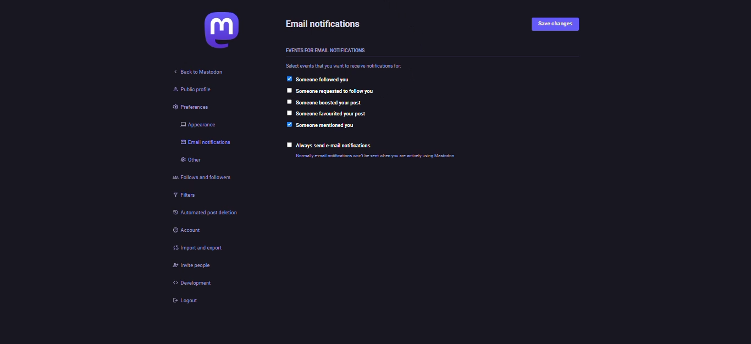 The image size is (751, 344). What do you see at coordinates (186, 231) in the screenshot?
I see `account` at bounding box center [186, 231].